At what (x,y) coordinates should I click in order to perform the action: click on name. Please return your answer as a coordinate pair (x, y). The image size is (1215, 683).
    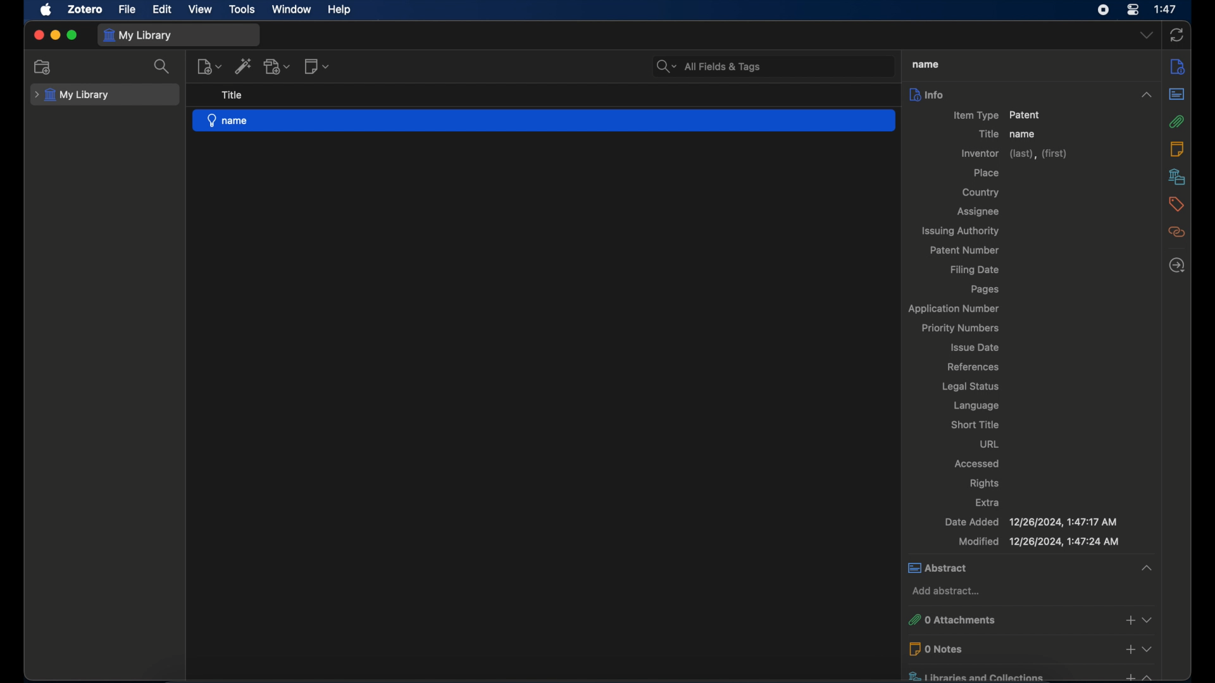
    Looking at the image, I should click on (545, 121).